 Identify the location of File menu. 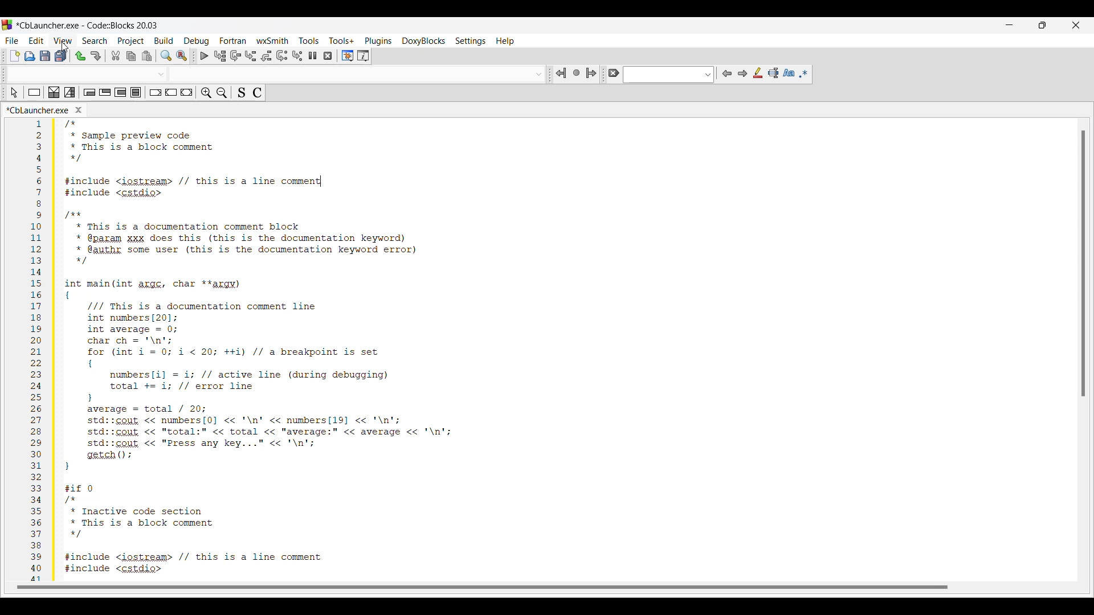
(12, 41).